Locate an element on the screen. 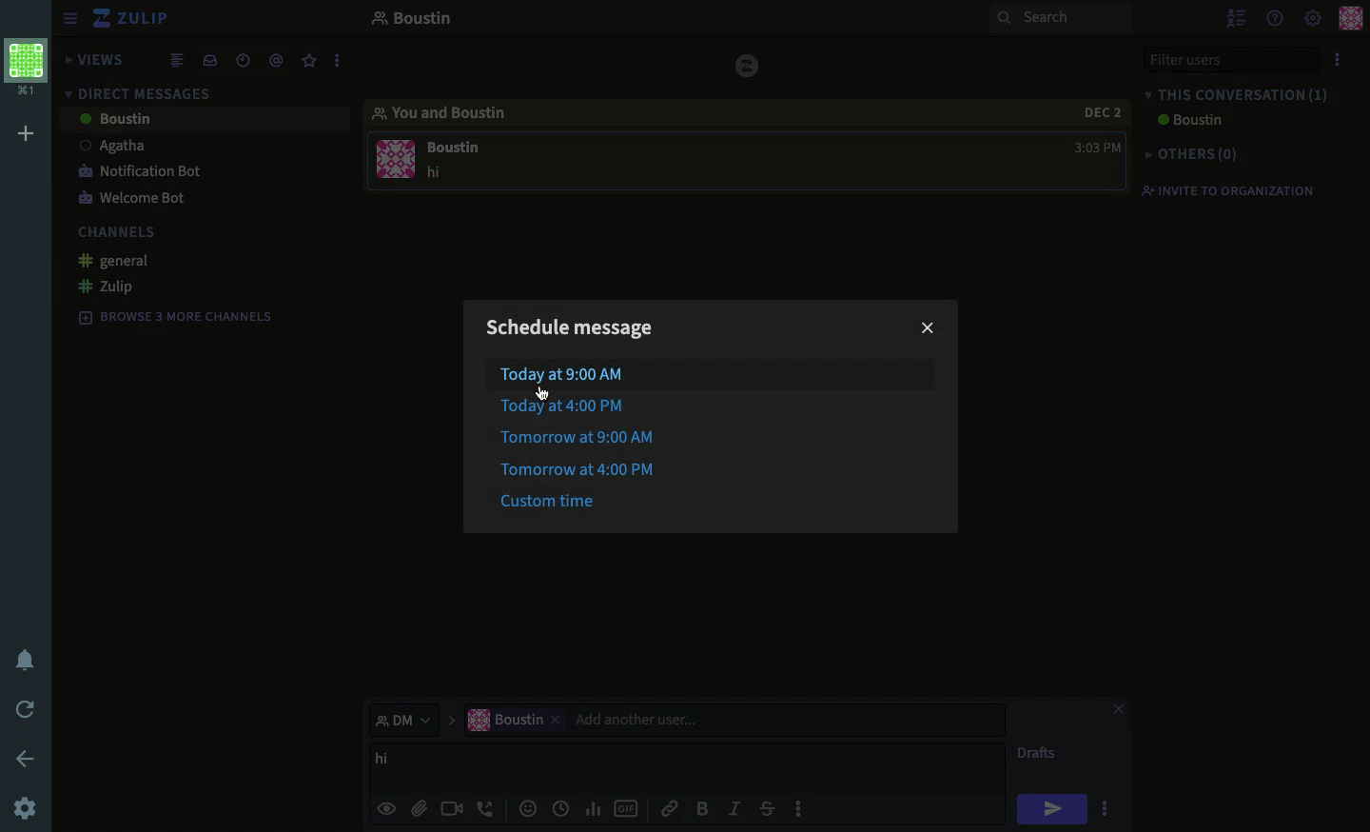 This screenshot has width=1370, height=832. notification  is located at coordinates (28, 660).